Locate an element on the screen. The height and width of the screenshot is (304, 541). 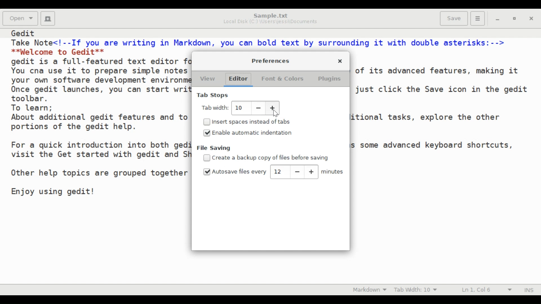
Plugins is located at coordinates (332, 79).